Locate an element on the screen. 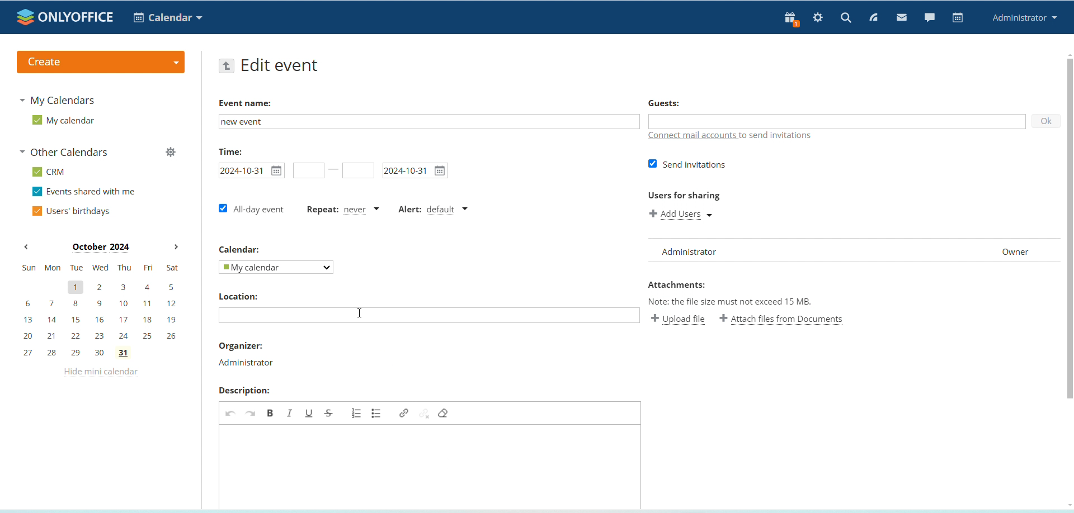 The width and height of the screenshot is (1074, 513). remove format is located at coordinates (444, 412).